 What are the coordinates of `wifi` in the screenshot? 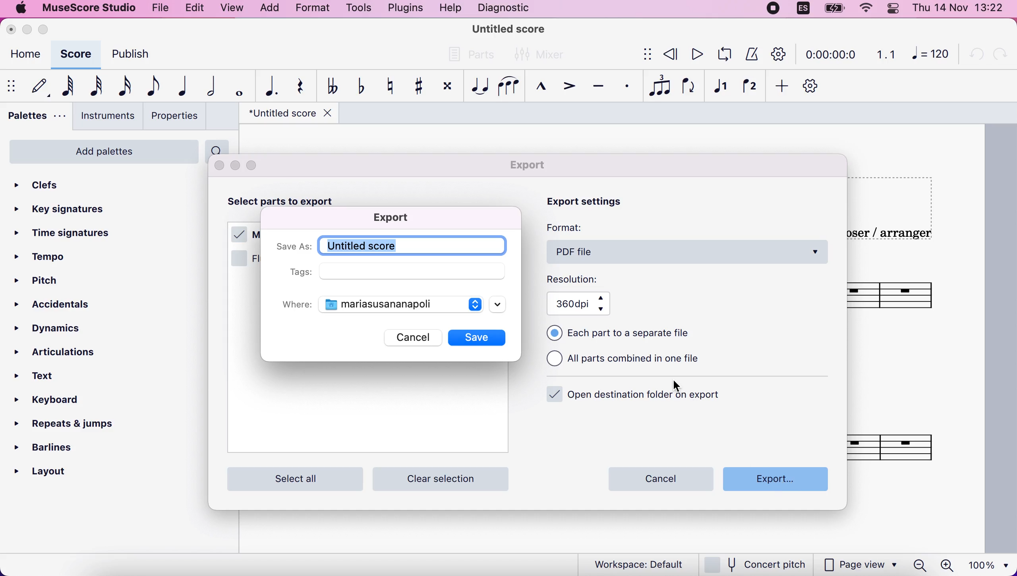 It's located at (859, 9).